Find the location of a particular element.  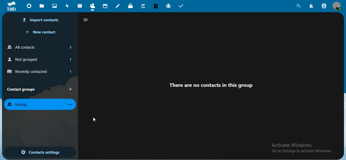

search contact is located at coordinates (324, 6).